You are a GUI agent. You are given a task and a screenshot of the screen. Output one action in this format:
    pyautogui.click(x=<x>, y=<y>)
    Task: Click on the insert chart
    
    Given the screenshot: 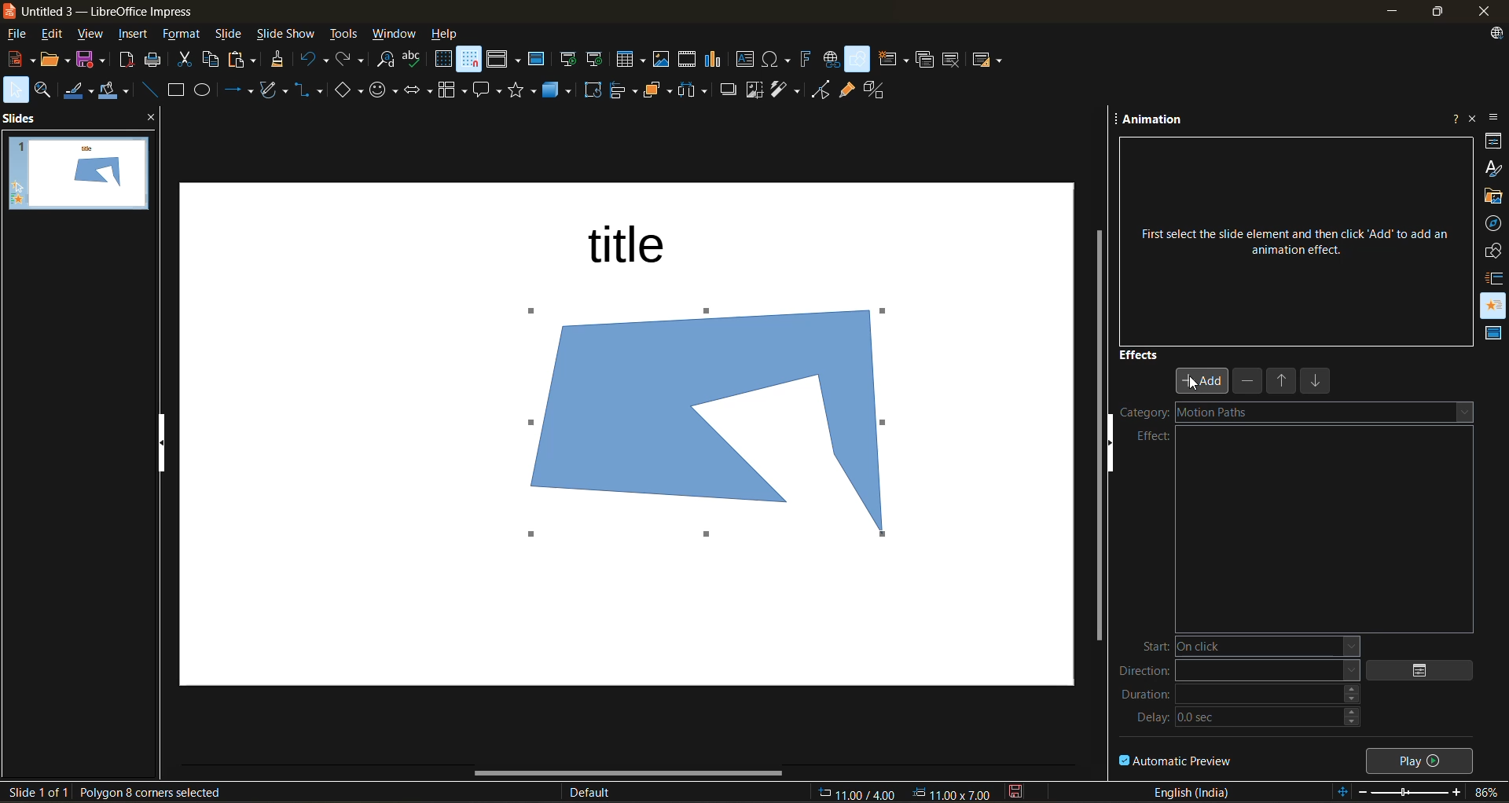 What is the action you would take?
    pyautogui.click(x=713, y=60)
    